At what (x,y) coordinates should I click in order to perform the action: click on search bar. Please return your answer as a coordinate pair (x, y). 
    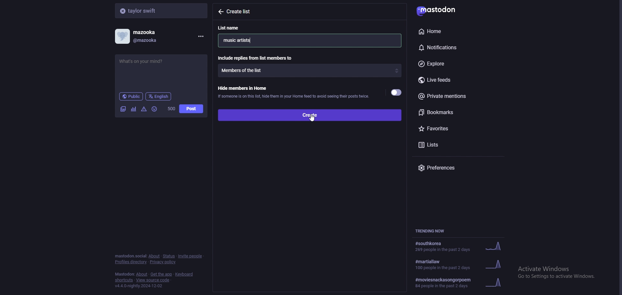
    Looking at the image, I should click on (162, 10).